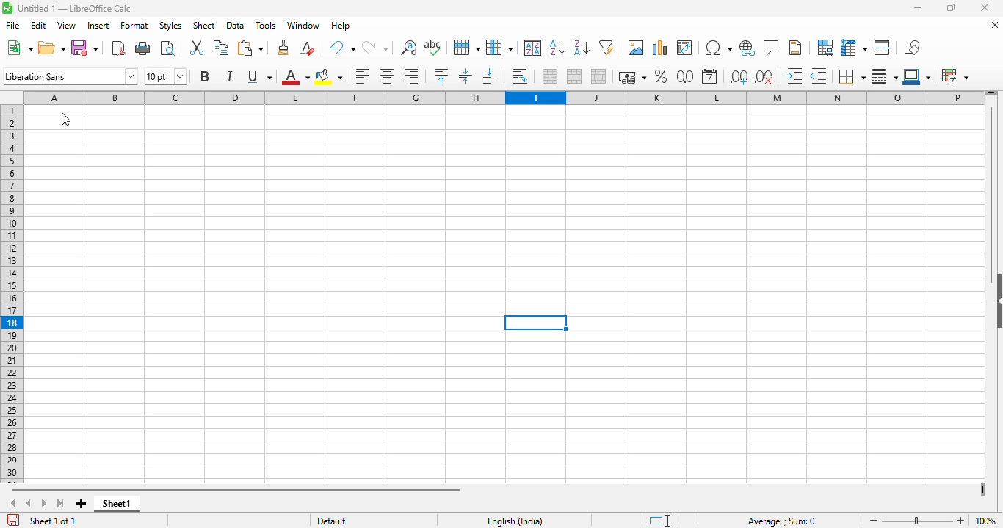 The width and height of the screenshot is (1003, 528). Describe the element at coordinates (465, 76) in the screenshot. I see `center vertically` at that location.